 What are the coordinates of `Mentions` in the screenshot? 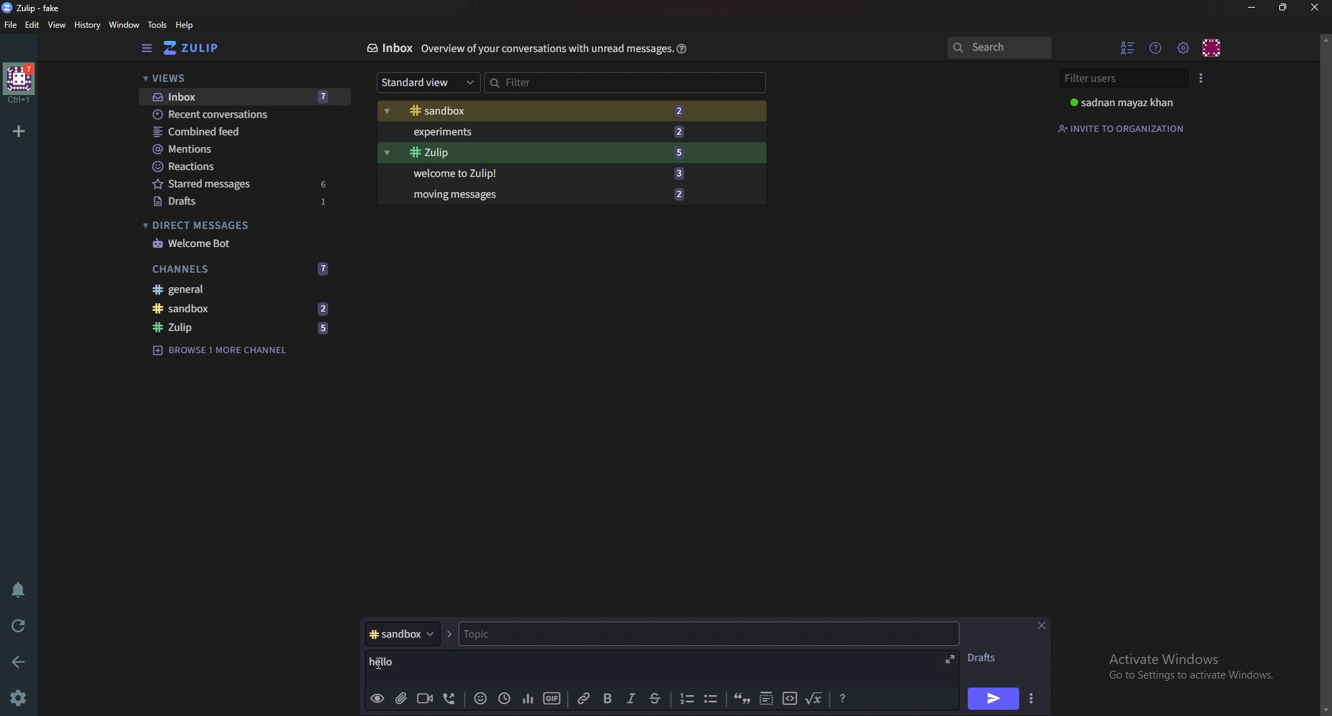 It's located at (235, 148).